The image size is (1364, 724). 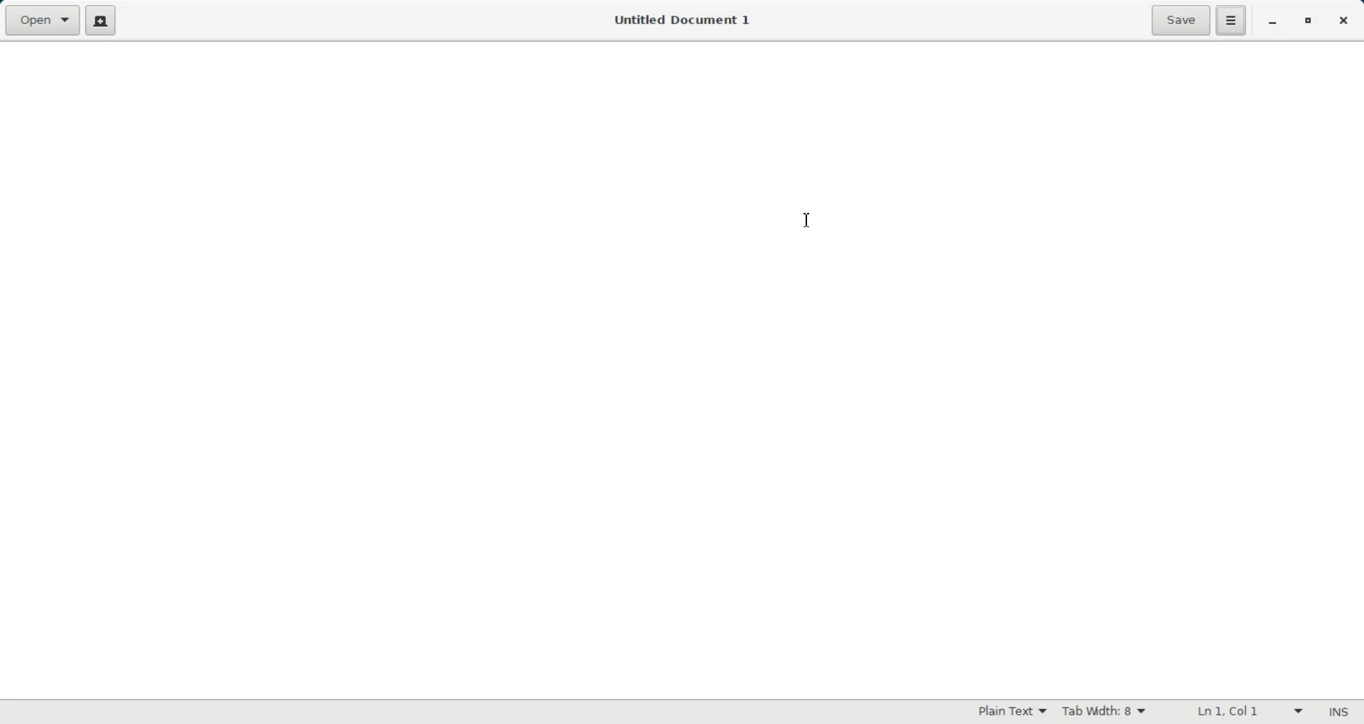 I want to click on Create a new document, so click(x=104, y=21).